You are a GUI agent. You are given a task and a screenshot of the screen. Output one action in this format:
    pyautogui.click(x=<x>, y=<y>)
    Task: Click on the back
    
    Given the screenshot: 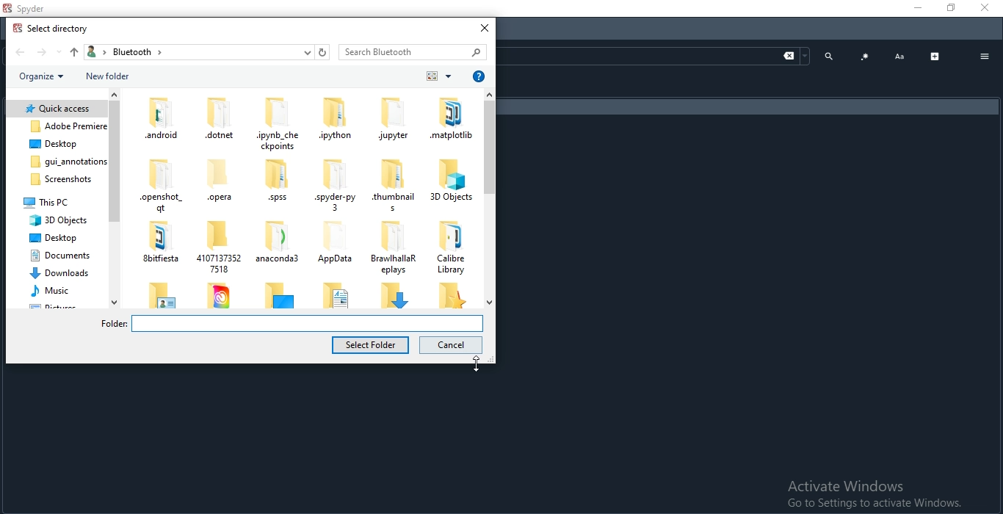 What is the action you would take?
    pyautogui.click(x=21, y=53)
    